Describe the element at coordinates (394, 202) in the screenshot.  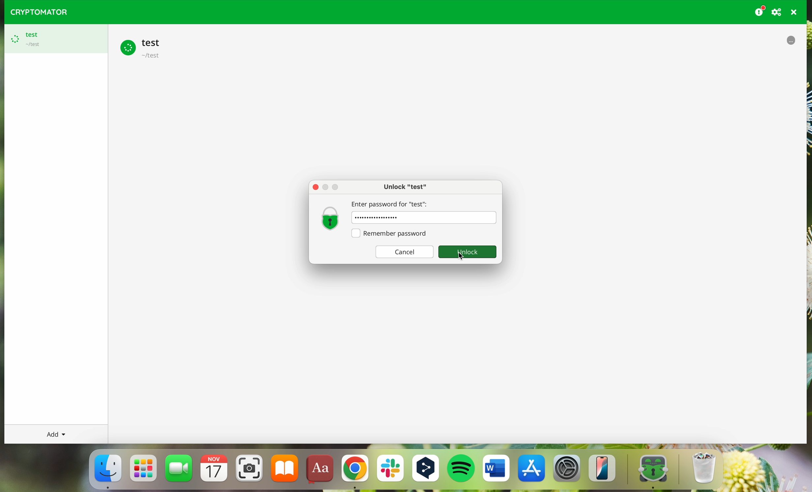
I see `Enter password for "test"` at that location.